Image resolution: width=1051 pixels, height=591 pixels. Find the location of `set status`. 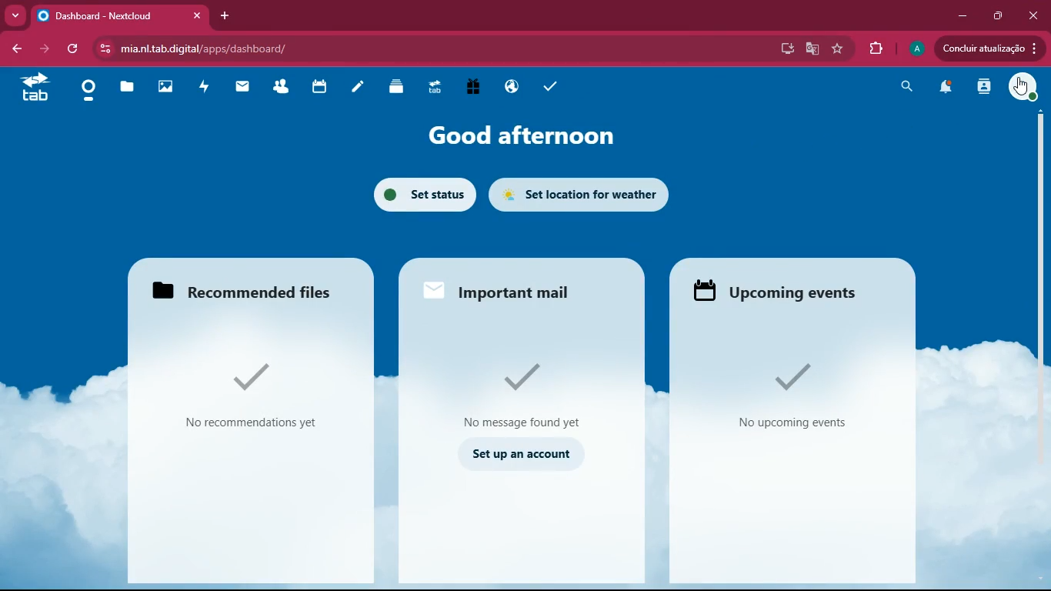

set status is located at coordinates (417, 194).